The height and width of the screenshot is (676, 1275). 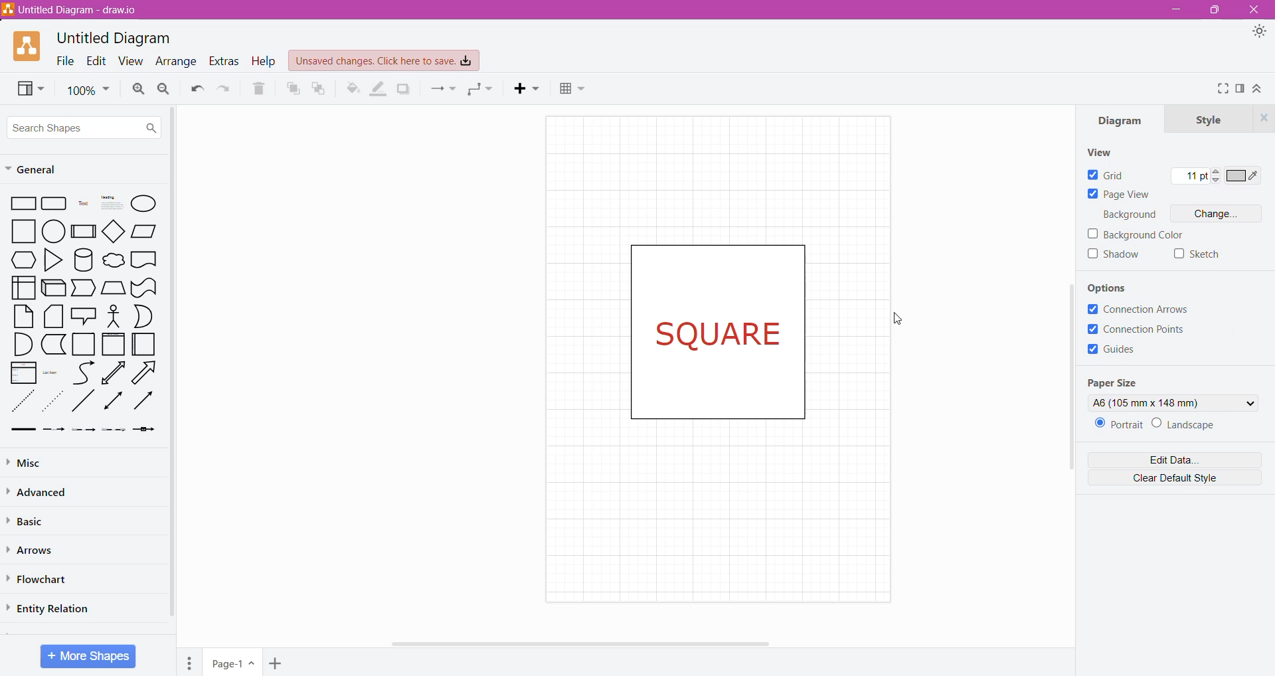 I want to click on Add Pages, so click(x=277, y=664).